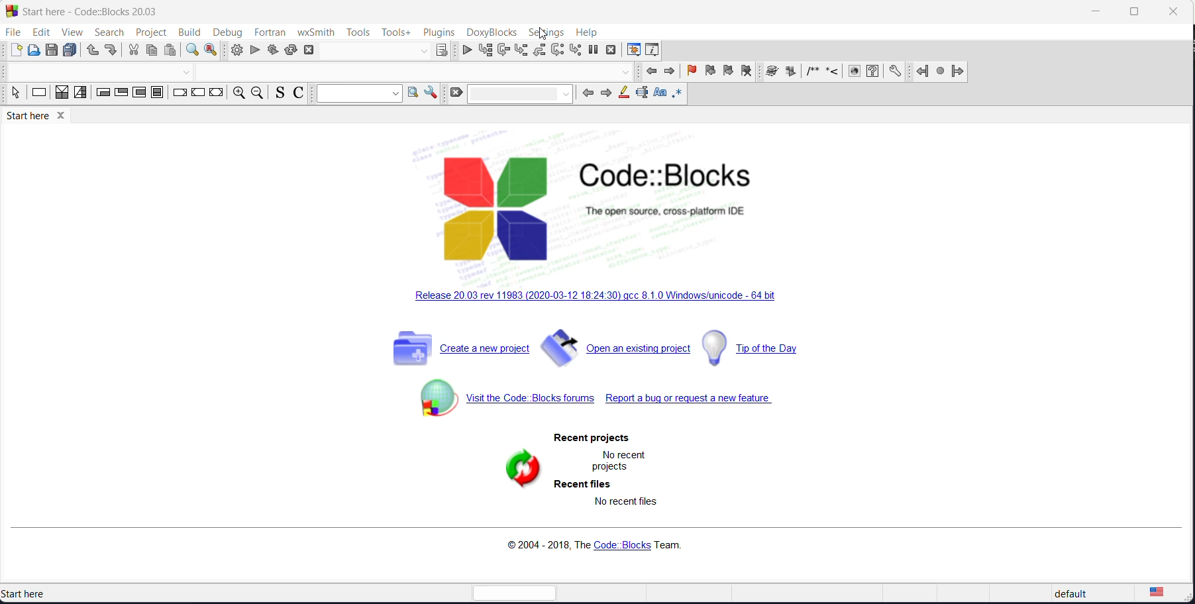  Describe the element at coordinates (277, 95) in the screenshot. I see `source comments` at that location.